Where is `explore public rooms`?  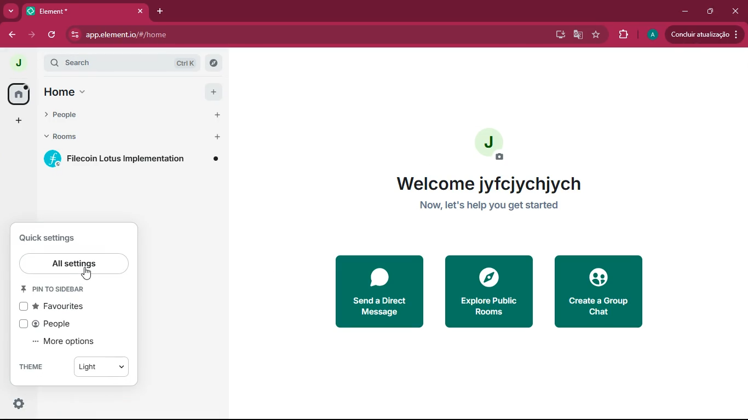 explore public rooms is located at coordinates (487, 291).